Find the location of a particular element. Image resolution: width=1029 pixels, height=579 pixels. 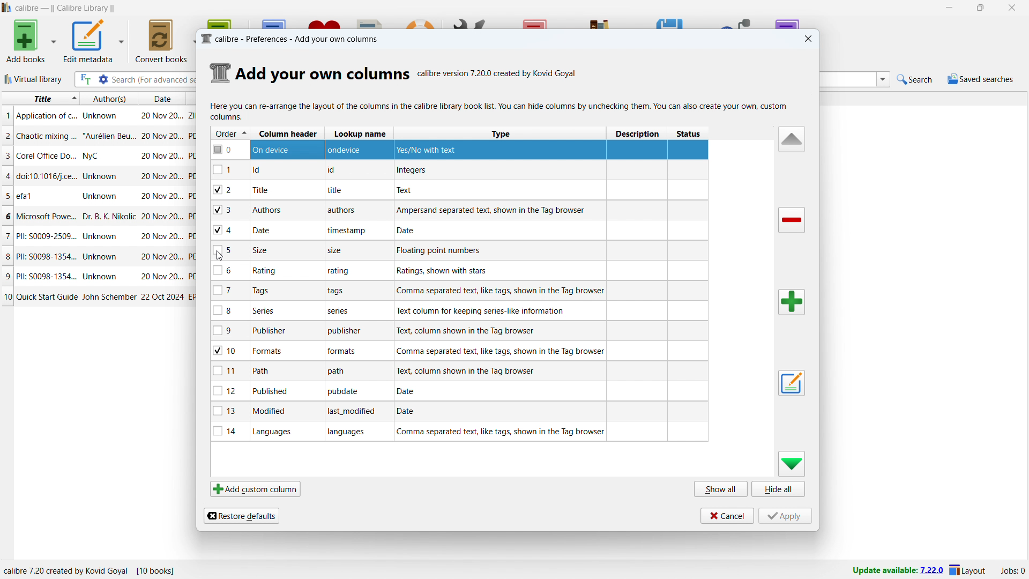

date is located at coordinates (160, 98).